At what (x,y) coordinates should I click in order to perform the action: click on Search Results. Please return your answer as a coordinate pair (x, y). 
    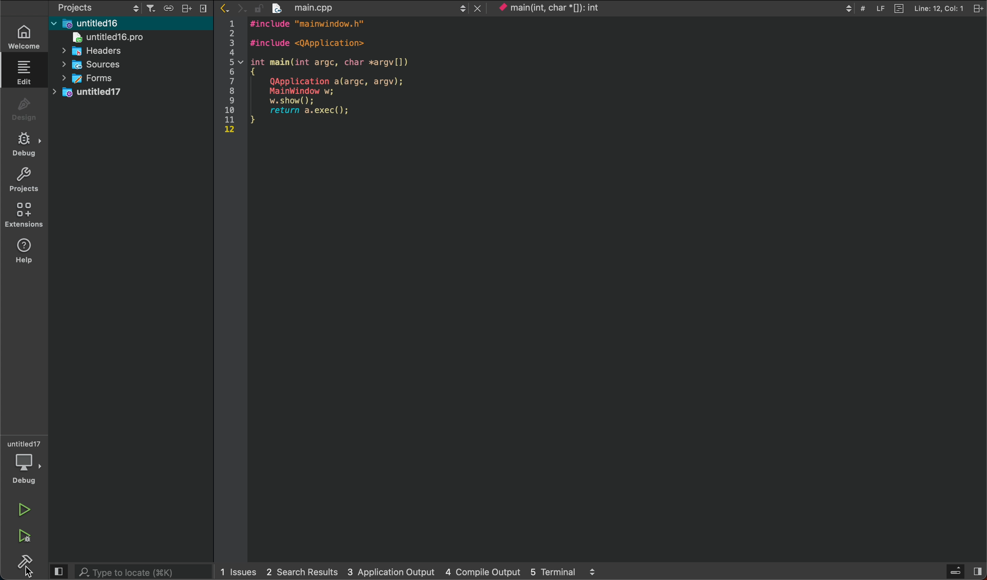
    Looking at the image, I should click on (300, 571).